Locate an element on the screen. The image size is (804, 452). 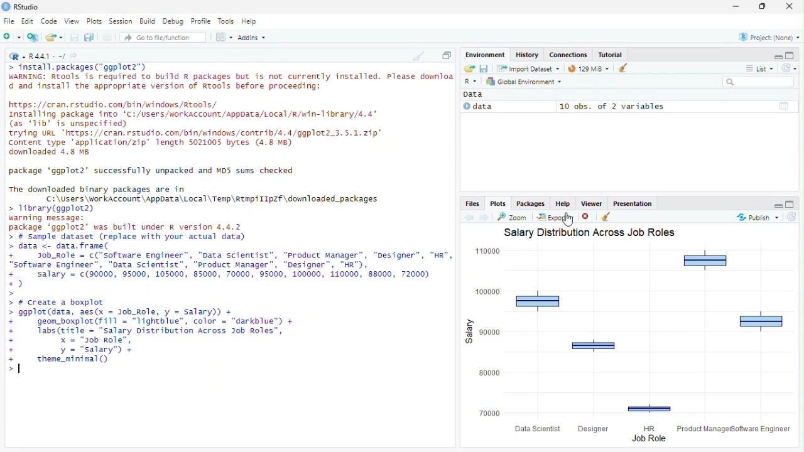
maximize is located at coordinates (792, 204).